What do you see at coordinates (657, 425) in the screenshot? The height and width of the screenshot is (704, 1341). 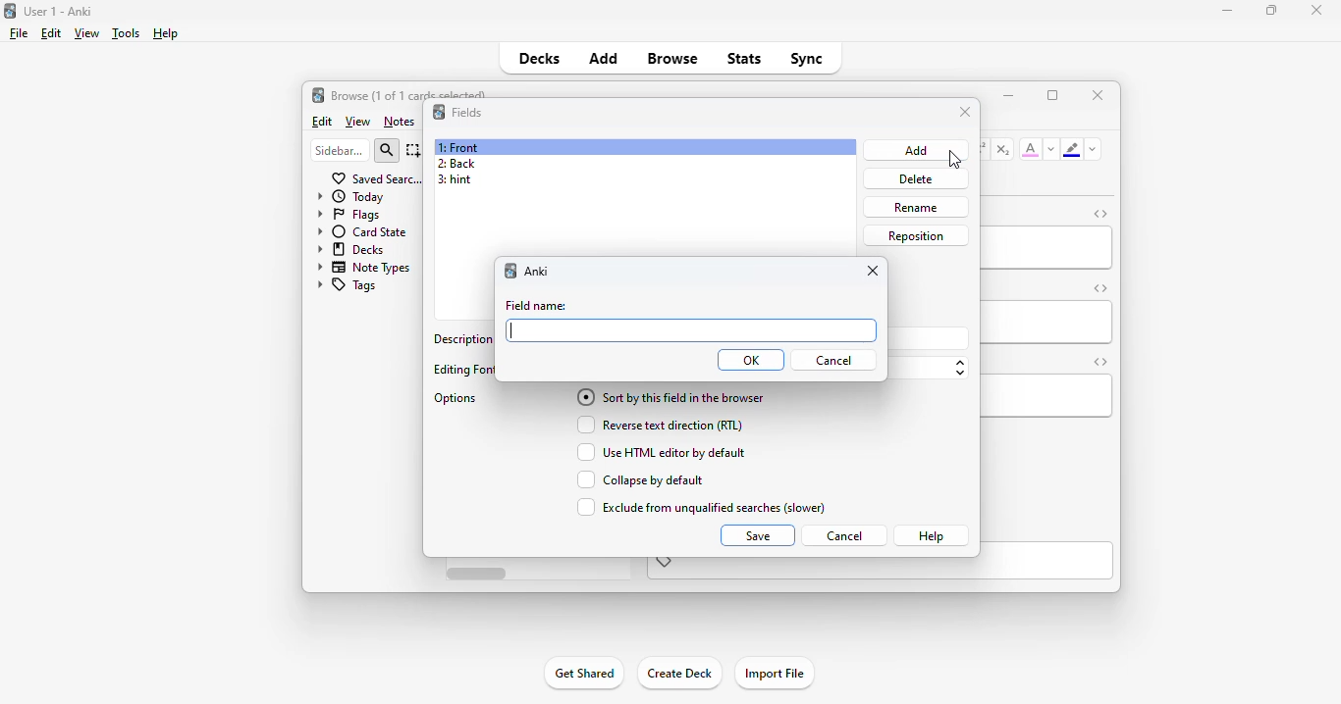 I see `reverse text direction` at bounding box center [657, 425].